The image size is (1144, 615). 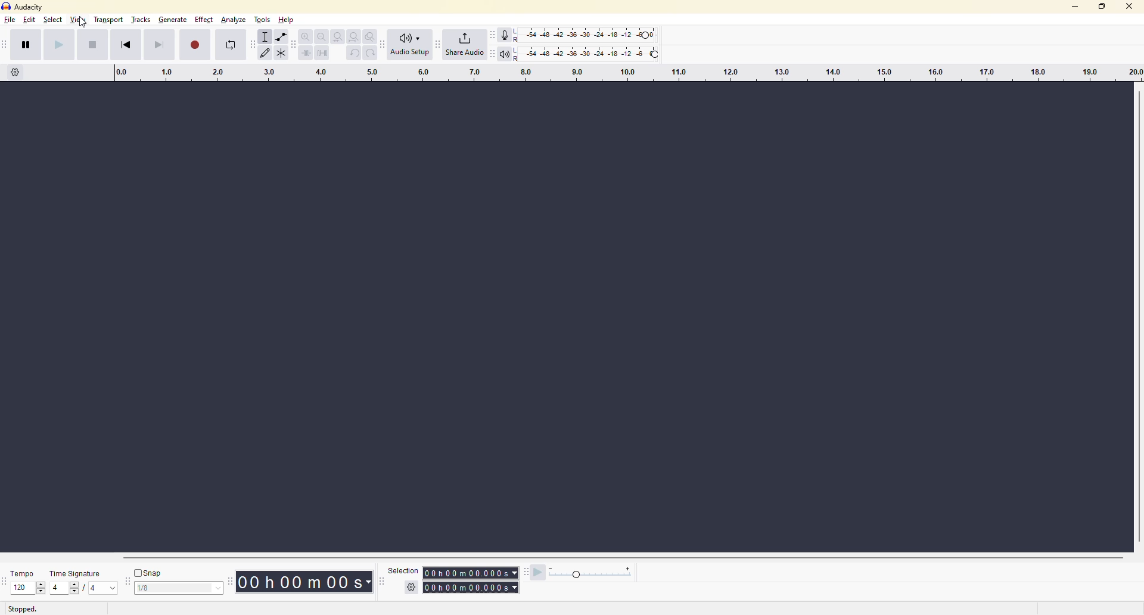 I want to click on tracks, so click(x=141, y=18).